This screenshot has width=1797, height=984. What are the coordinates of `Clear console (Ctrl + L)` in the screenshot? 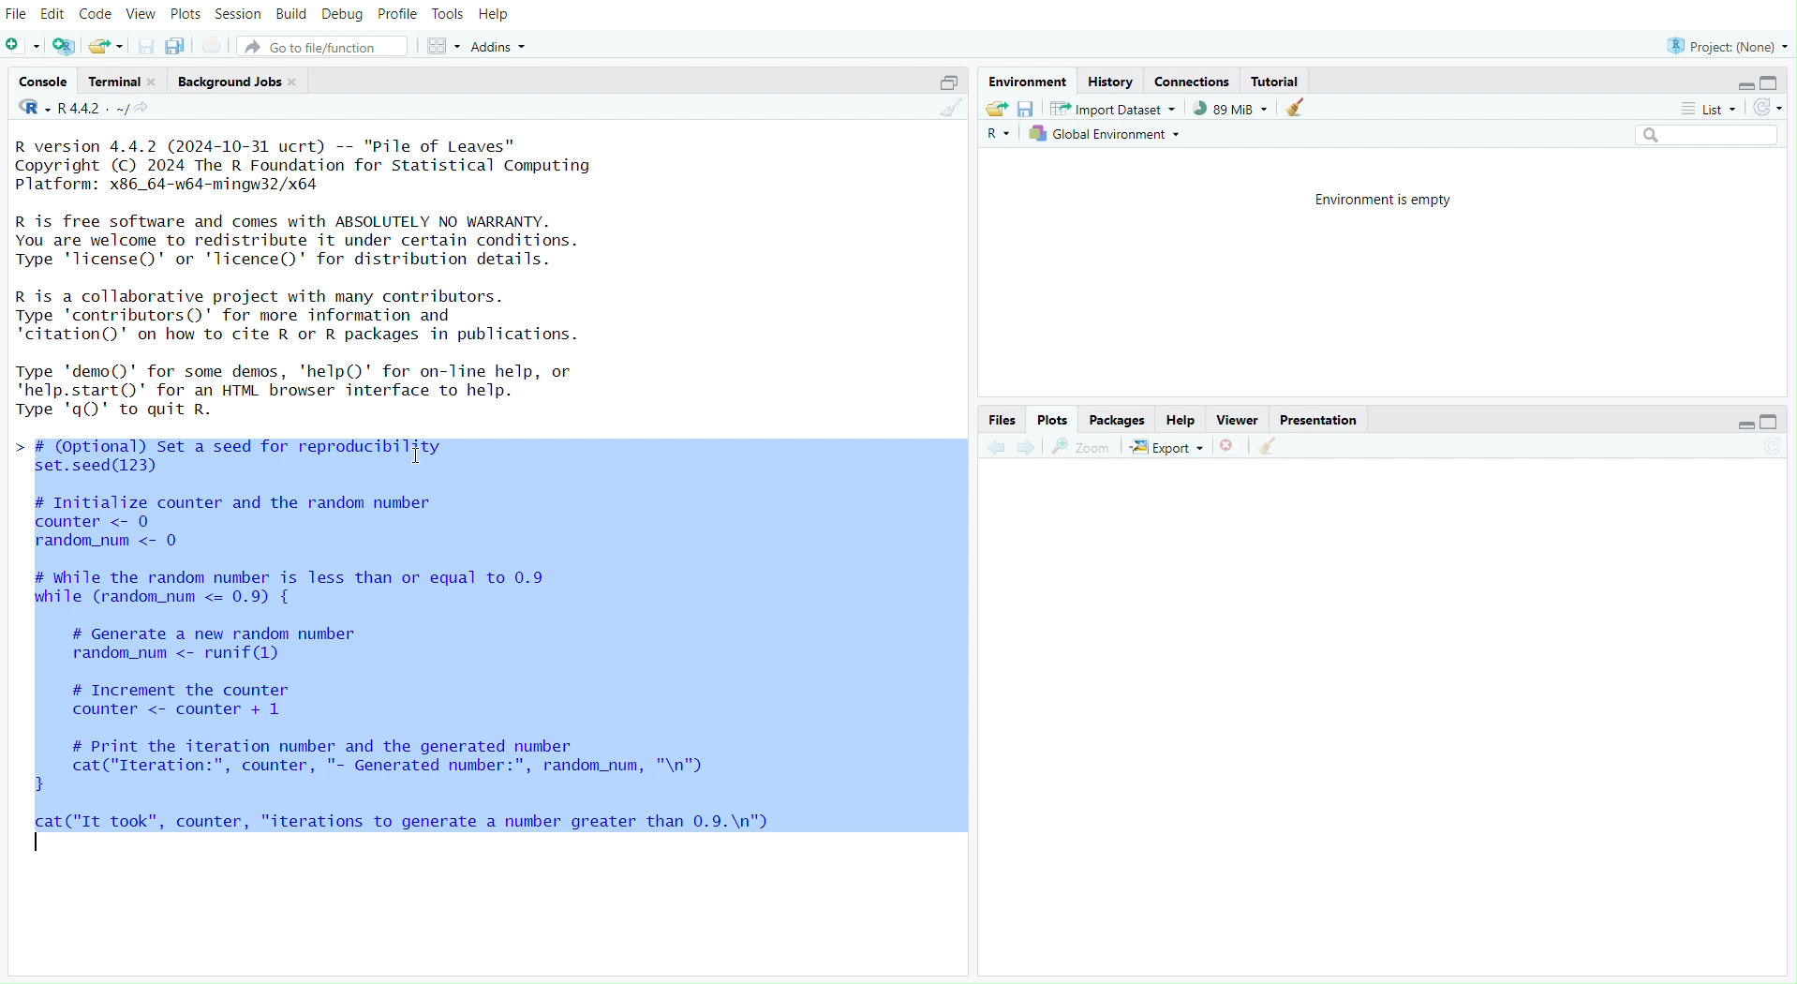 It's located at (1299, 106).